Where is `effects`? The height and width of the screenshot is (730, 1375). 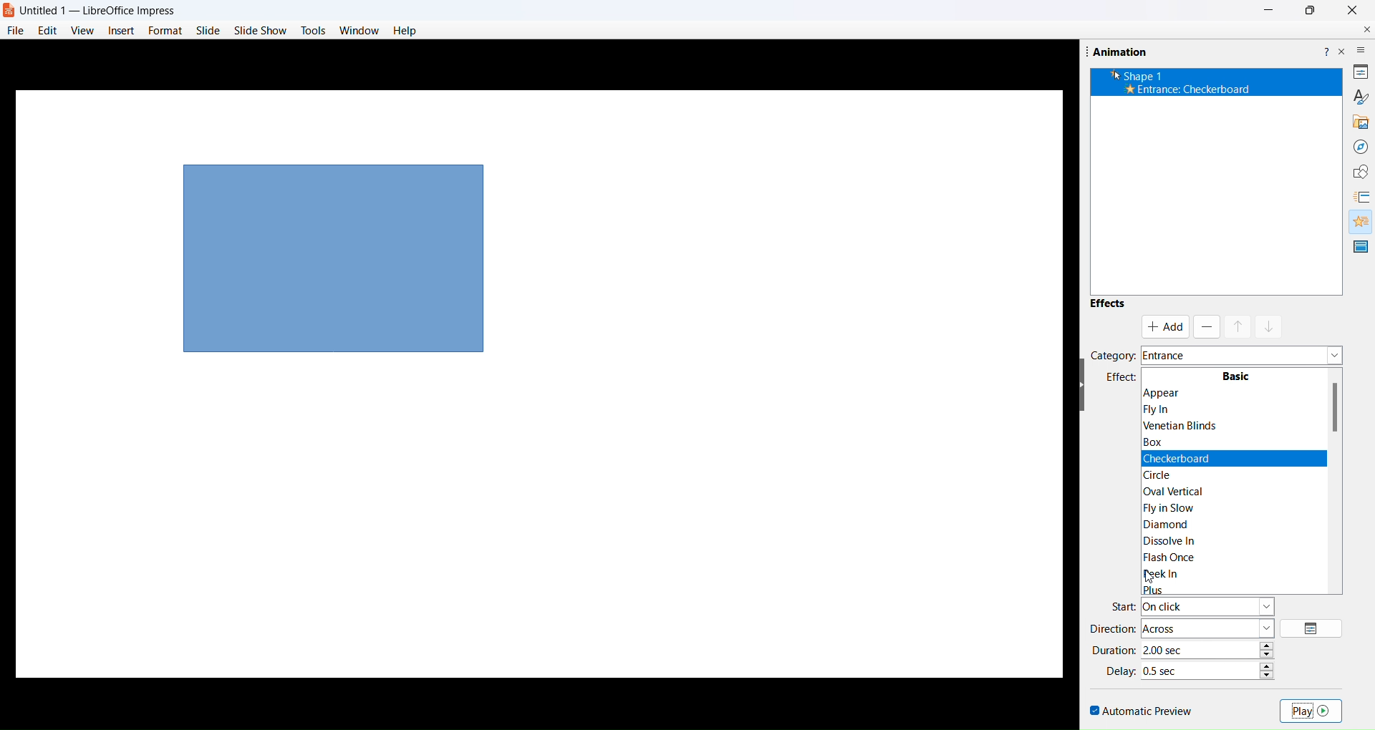 effects is located at coordinates (1123, 379).